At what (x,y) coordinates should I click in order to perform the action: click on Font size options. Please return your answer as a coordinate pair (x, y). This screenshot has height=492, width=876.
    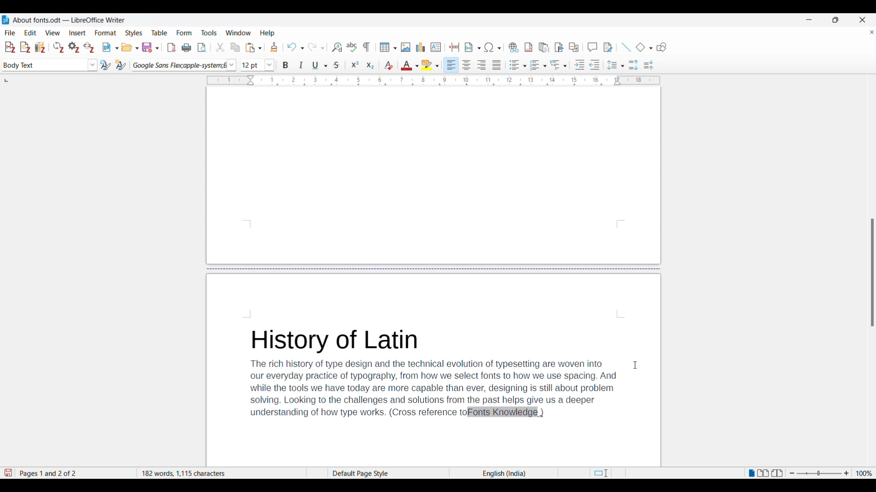
    Looking at the image, I should click on (270, 65).